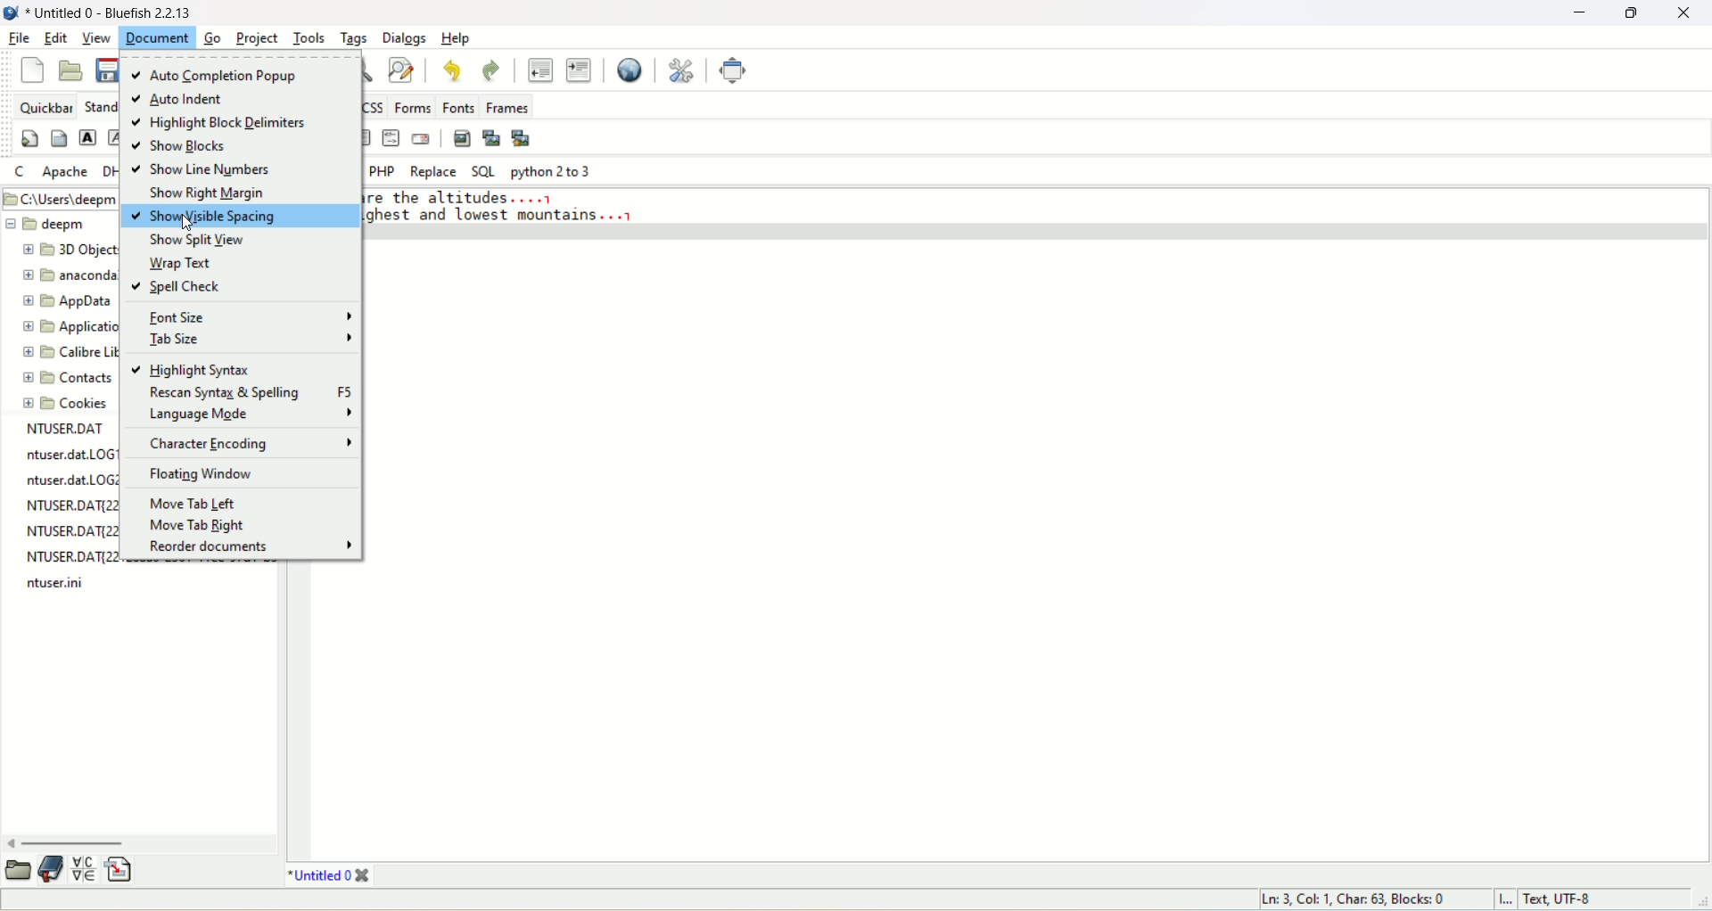 This screenshot has height=911, width=1712. I want to click on rescan syntax and spelling, so click(250, 395).